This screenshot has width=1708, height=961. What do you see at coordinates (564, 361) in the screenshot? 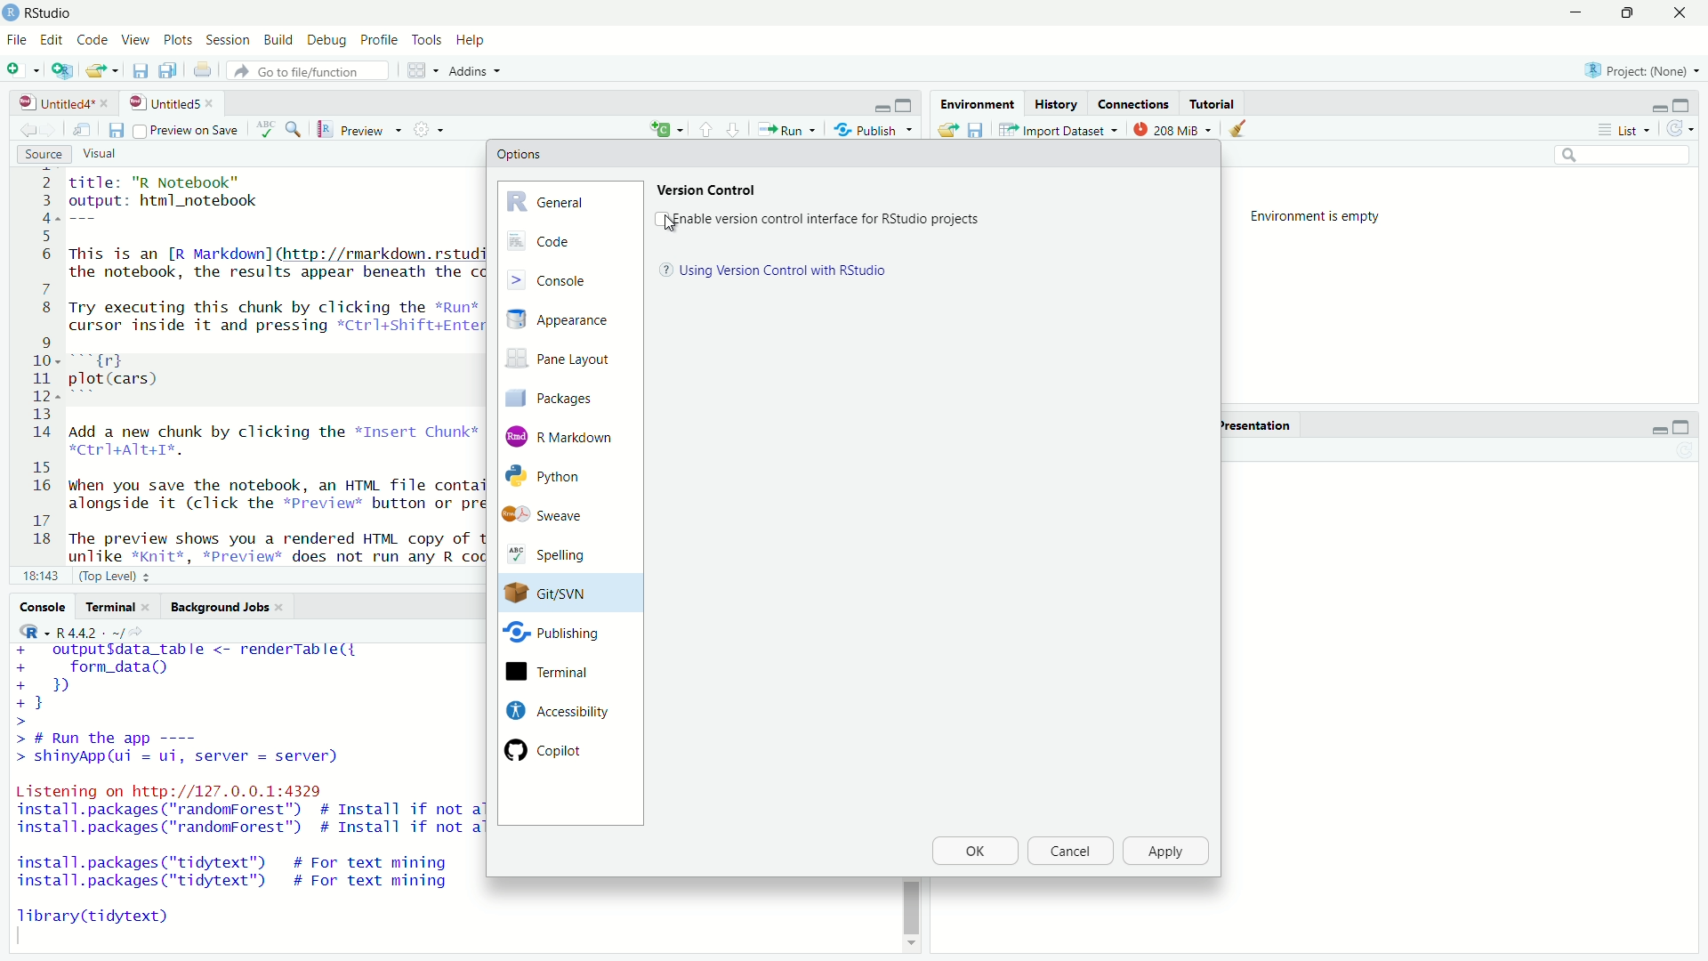
I see `Pane Layout` at bounding box center [564, 361].